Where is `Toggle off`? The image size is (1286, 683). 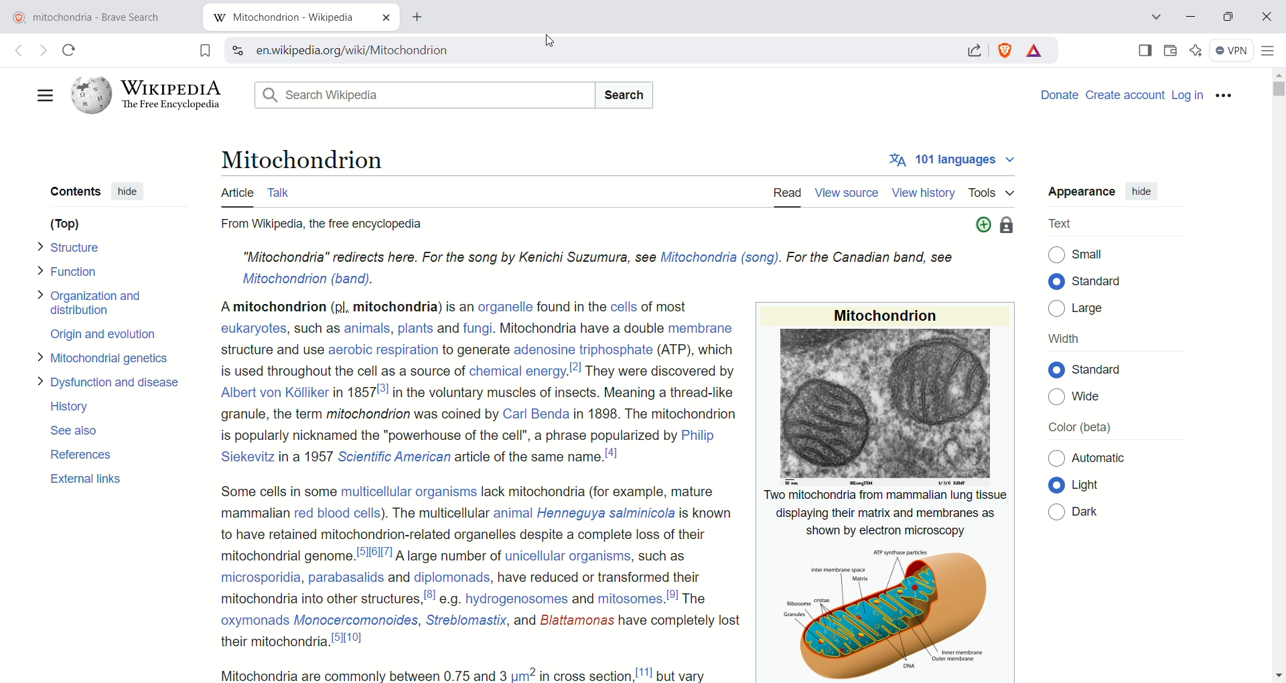
Toggle off is located at coordinates (1055, 398).